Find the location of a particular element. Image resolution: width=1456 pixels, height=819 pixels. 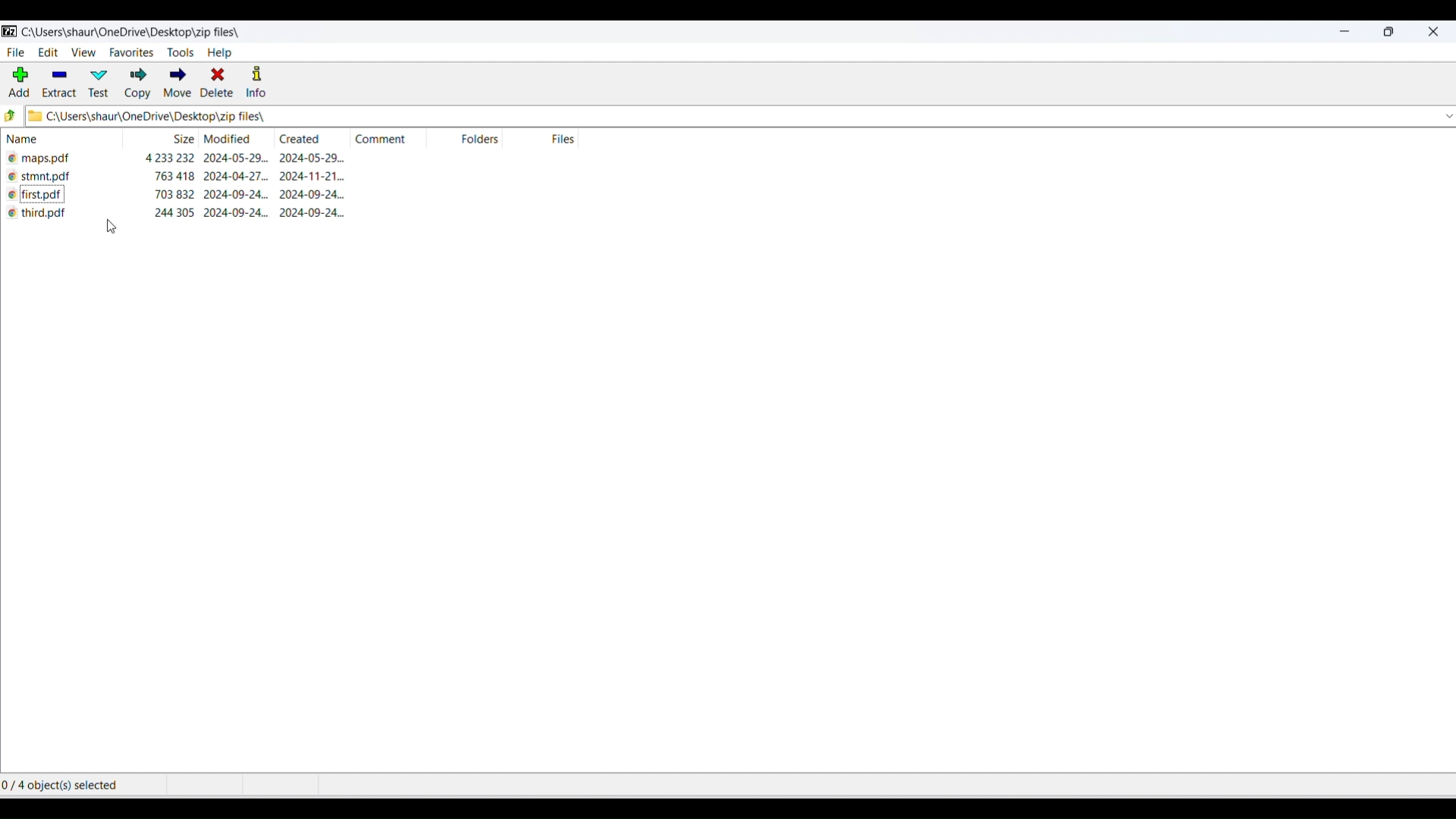

copy is located at coordinates (138, 83).